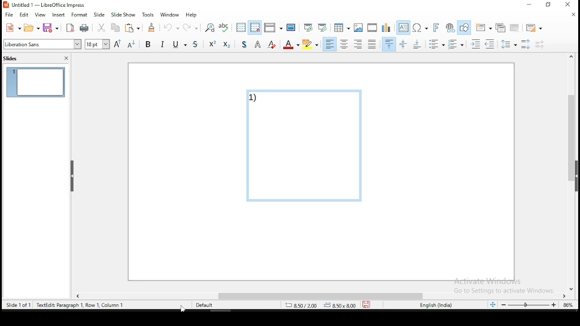  I want to click on redo, so click(192, 27).